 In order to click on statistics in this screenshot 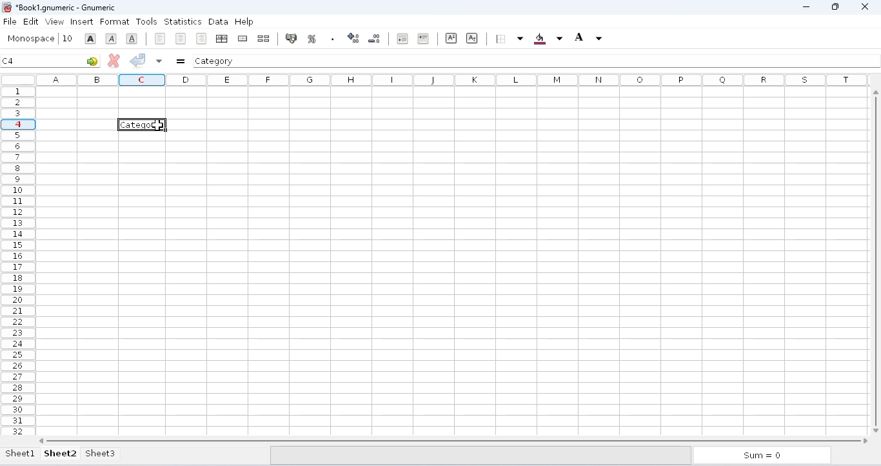, I will do `click(183, 22)`.